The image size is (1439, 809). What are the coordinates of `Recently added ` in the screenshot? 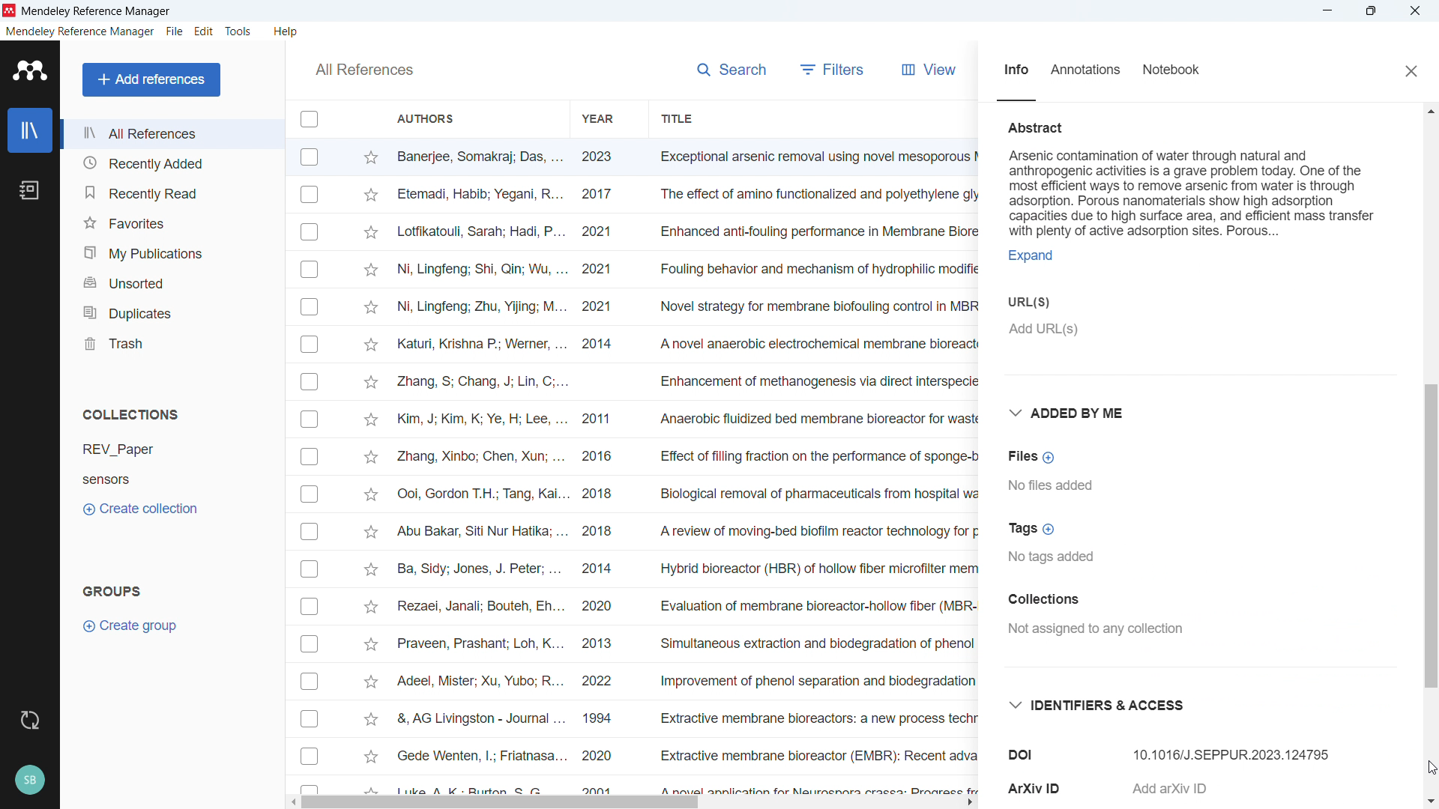 It's located at (170, 163).